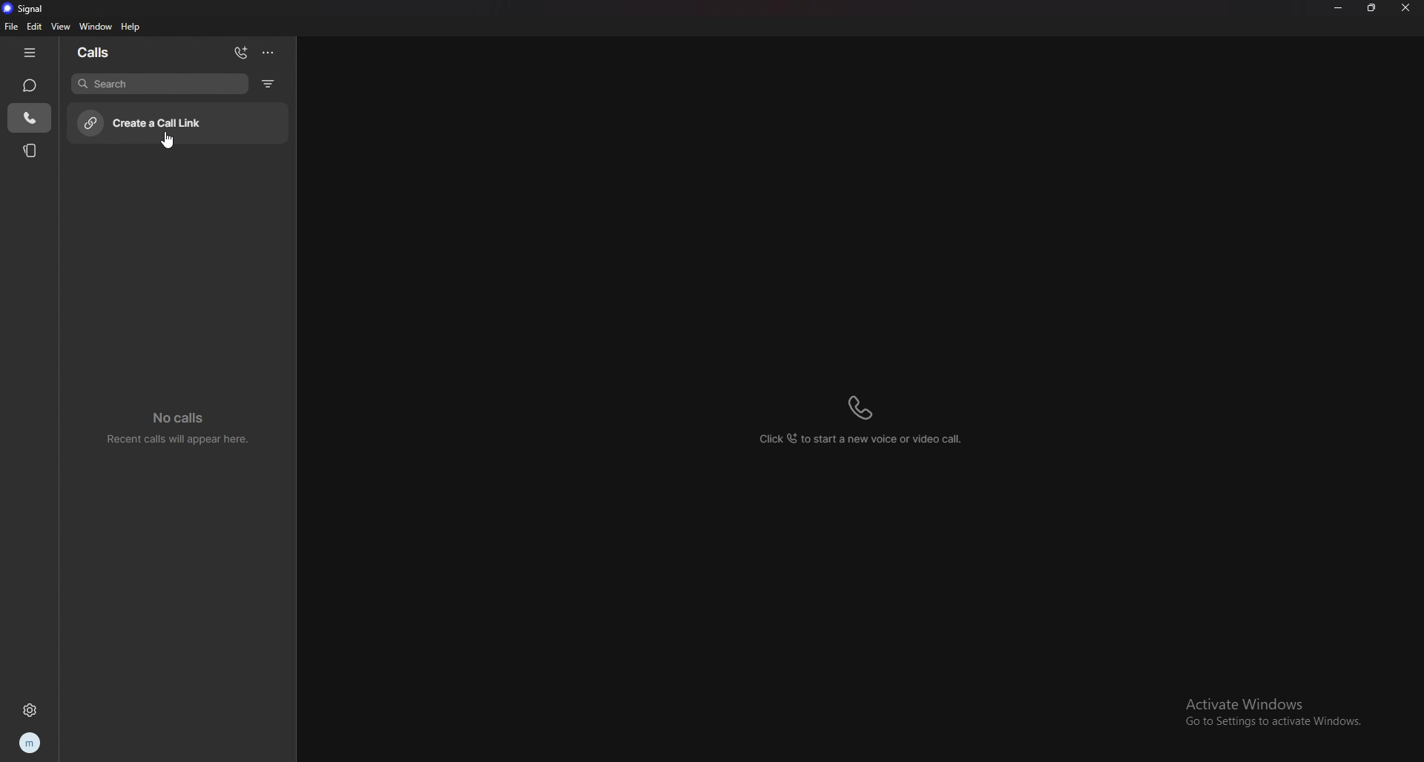 This screenshot has width=1424, height=762. What do you see at coordinates (241, 53) in the screenshot?
I see `add call` at bounding box center [241, 53].